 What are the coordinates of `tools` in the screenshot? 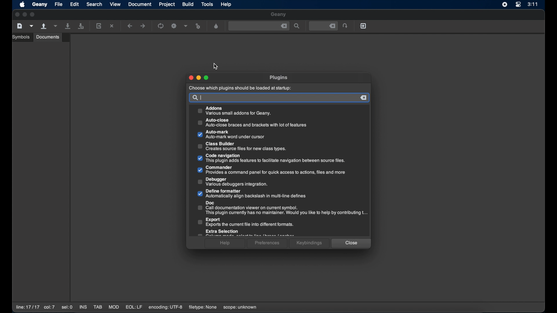 It's located at (207, 5).